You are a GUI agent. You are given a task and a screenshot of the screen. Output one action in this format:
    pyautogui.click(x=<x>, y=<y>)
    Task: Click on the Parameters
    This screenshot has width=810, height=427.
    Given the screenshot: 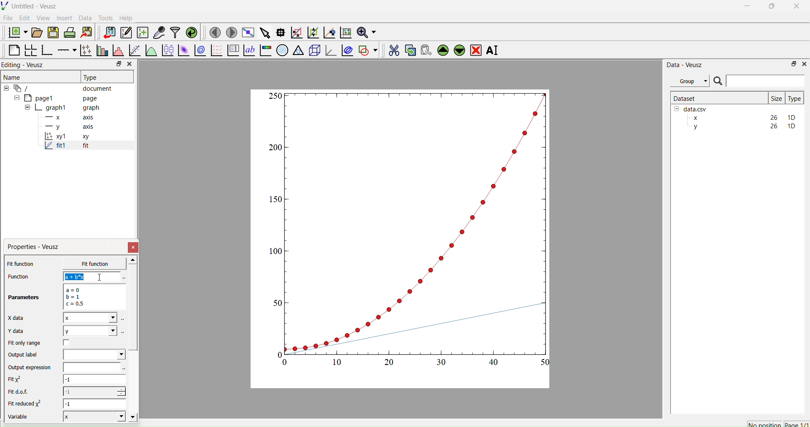 What is the action you would take?
    pyautogui.click(x=24, y=297)
    